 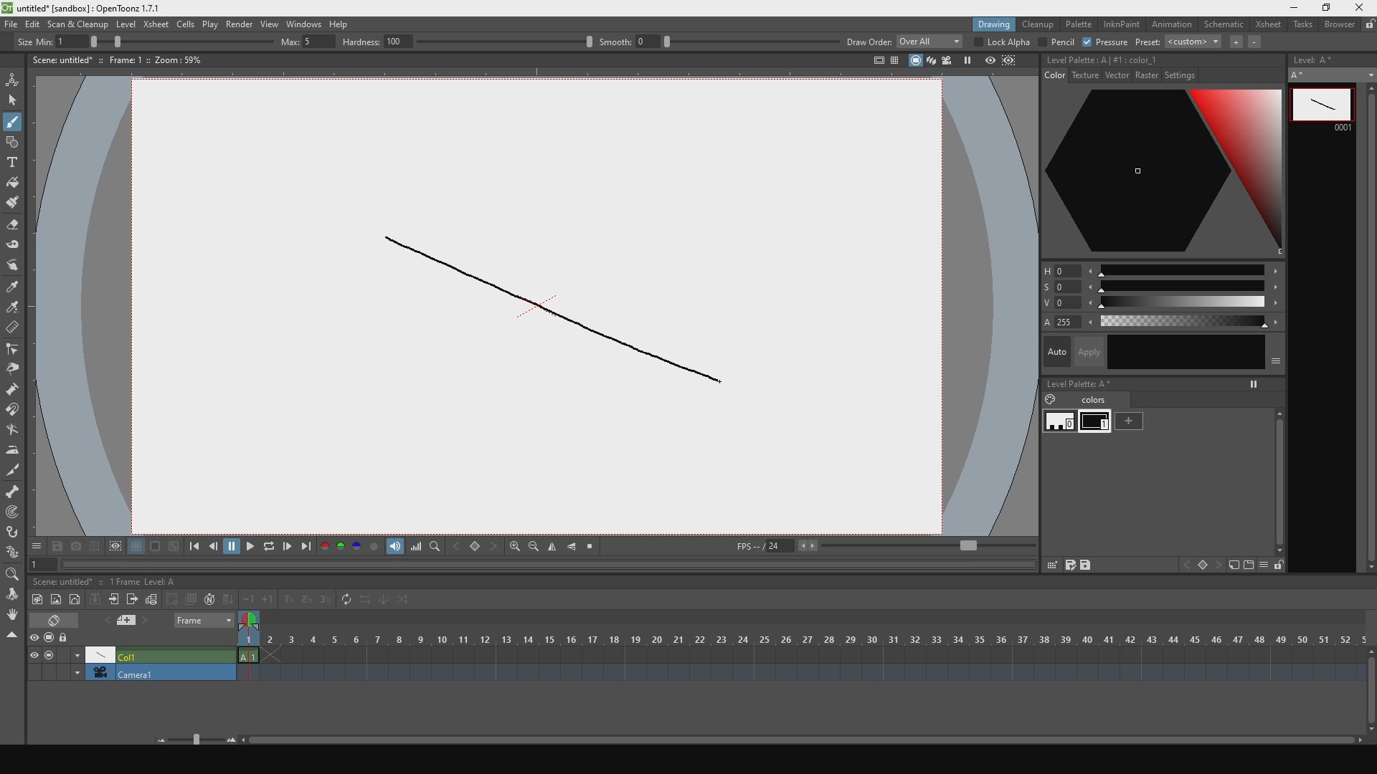 I want to click on skip to the next point, so click(x=308, y=548).